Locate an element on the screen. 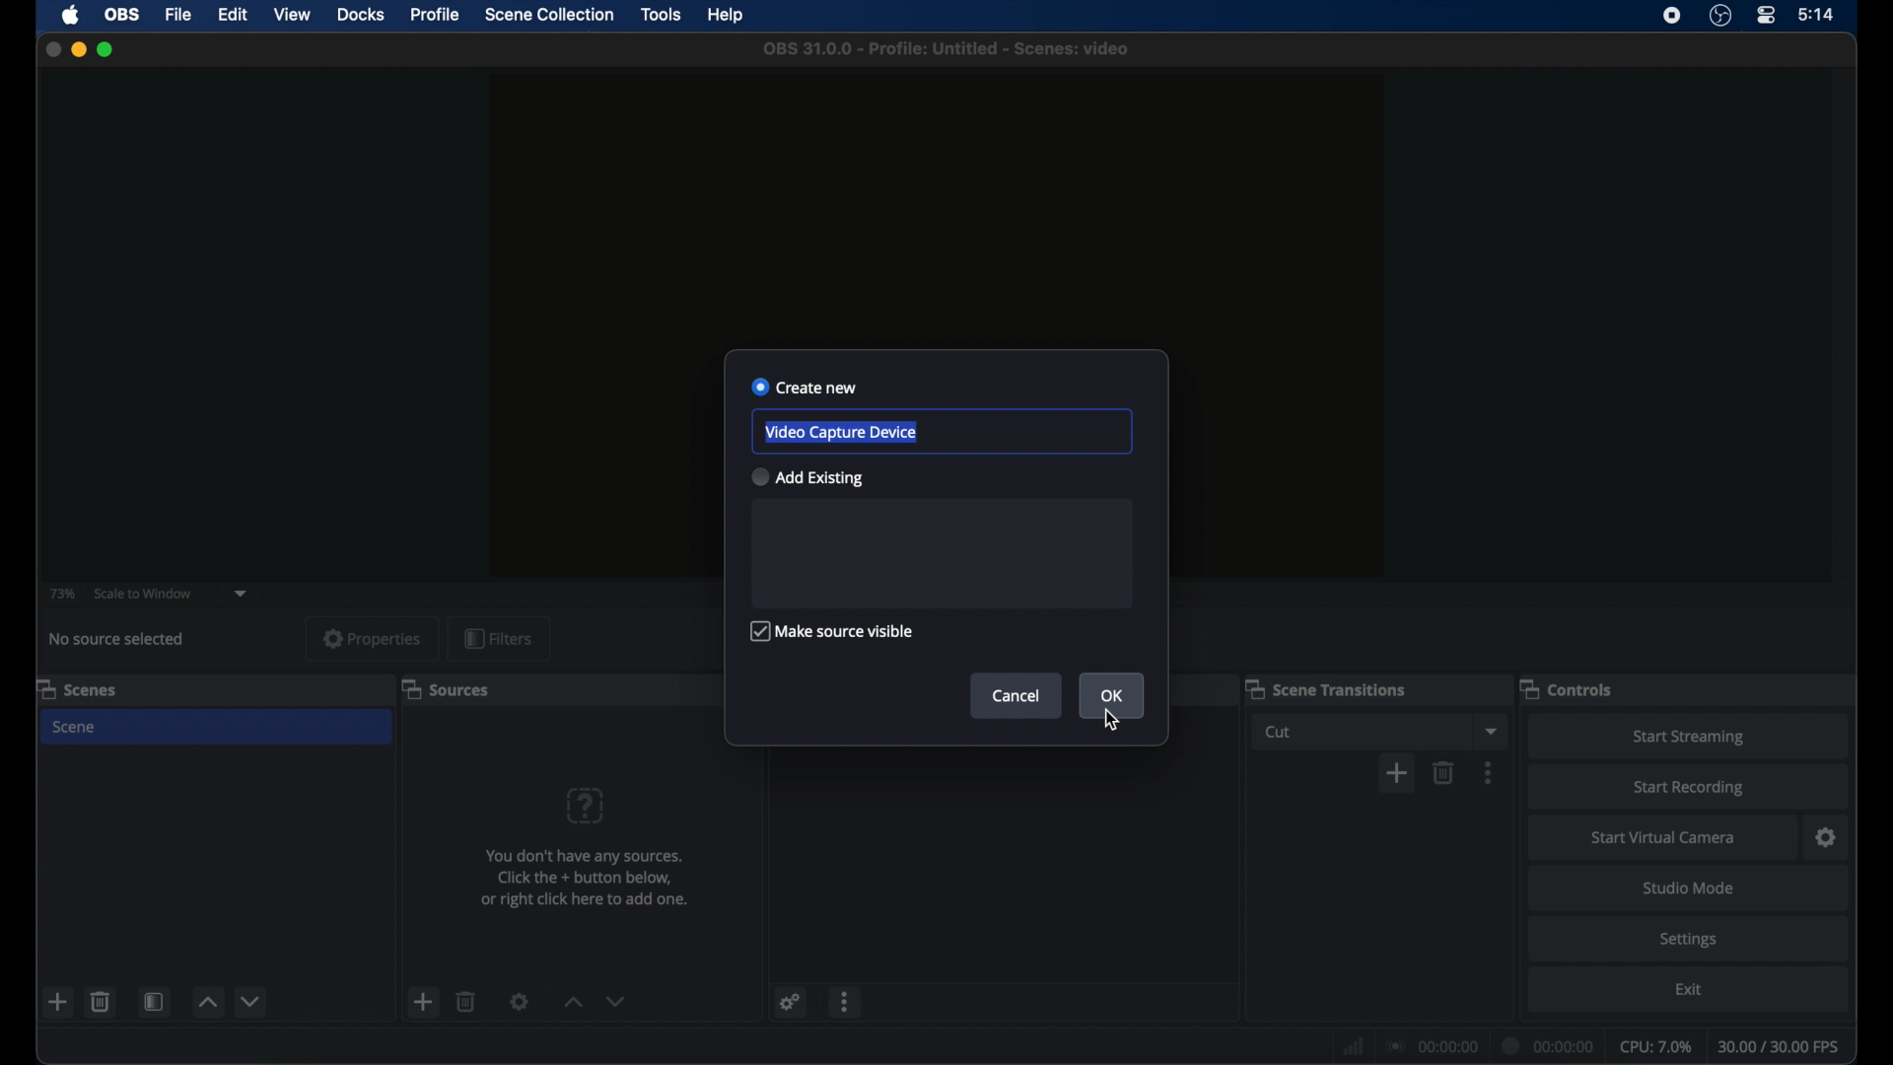  scene is located at coordinates (76, 728).